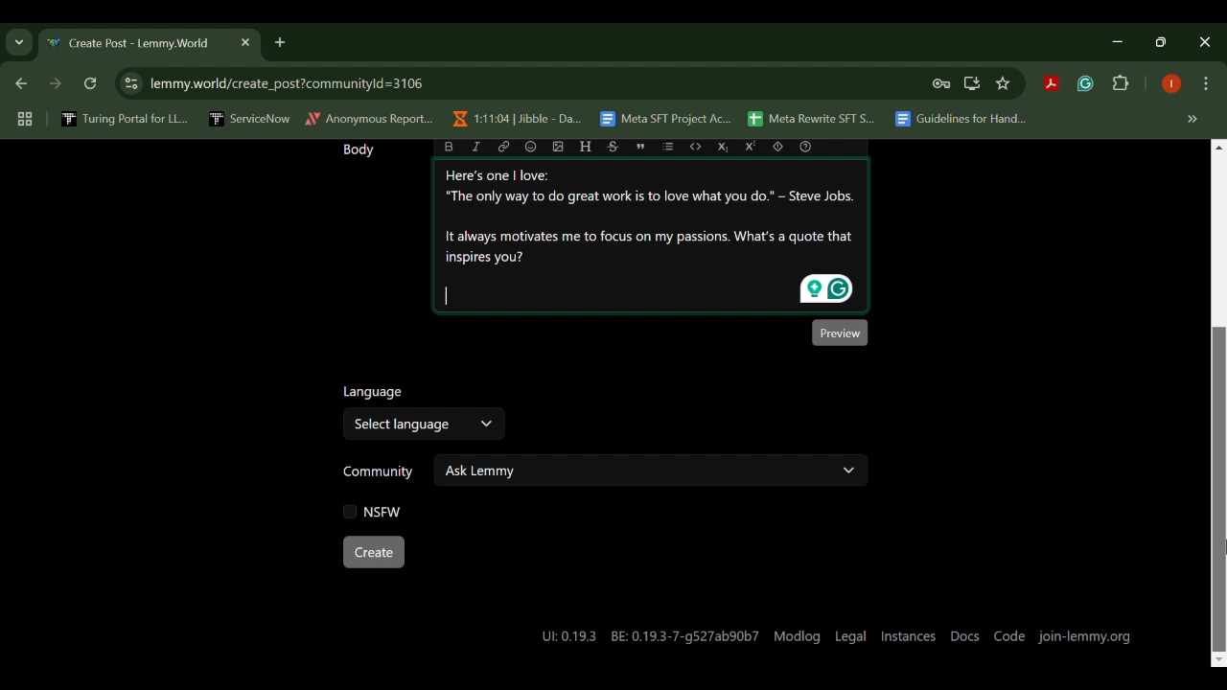  What do you see at coordinates (531, 146) in the screenshot?
I see `emoji` at bounding box center [531, 146].